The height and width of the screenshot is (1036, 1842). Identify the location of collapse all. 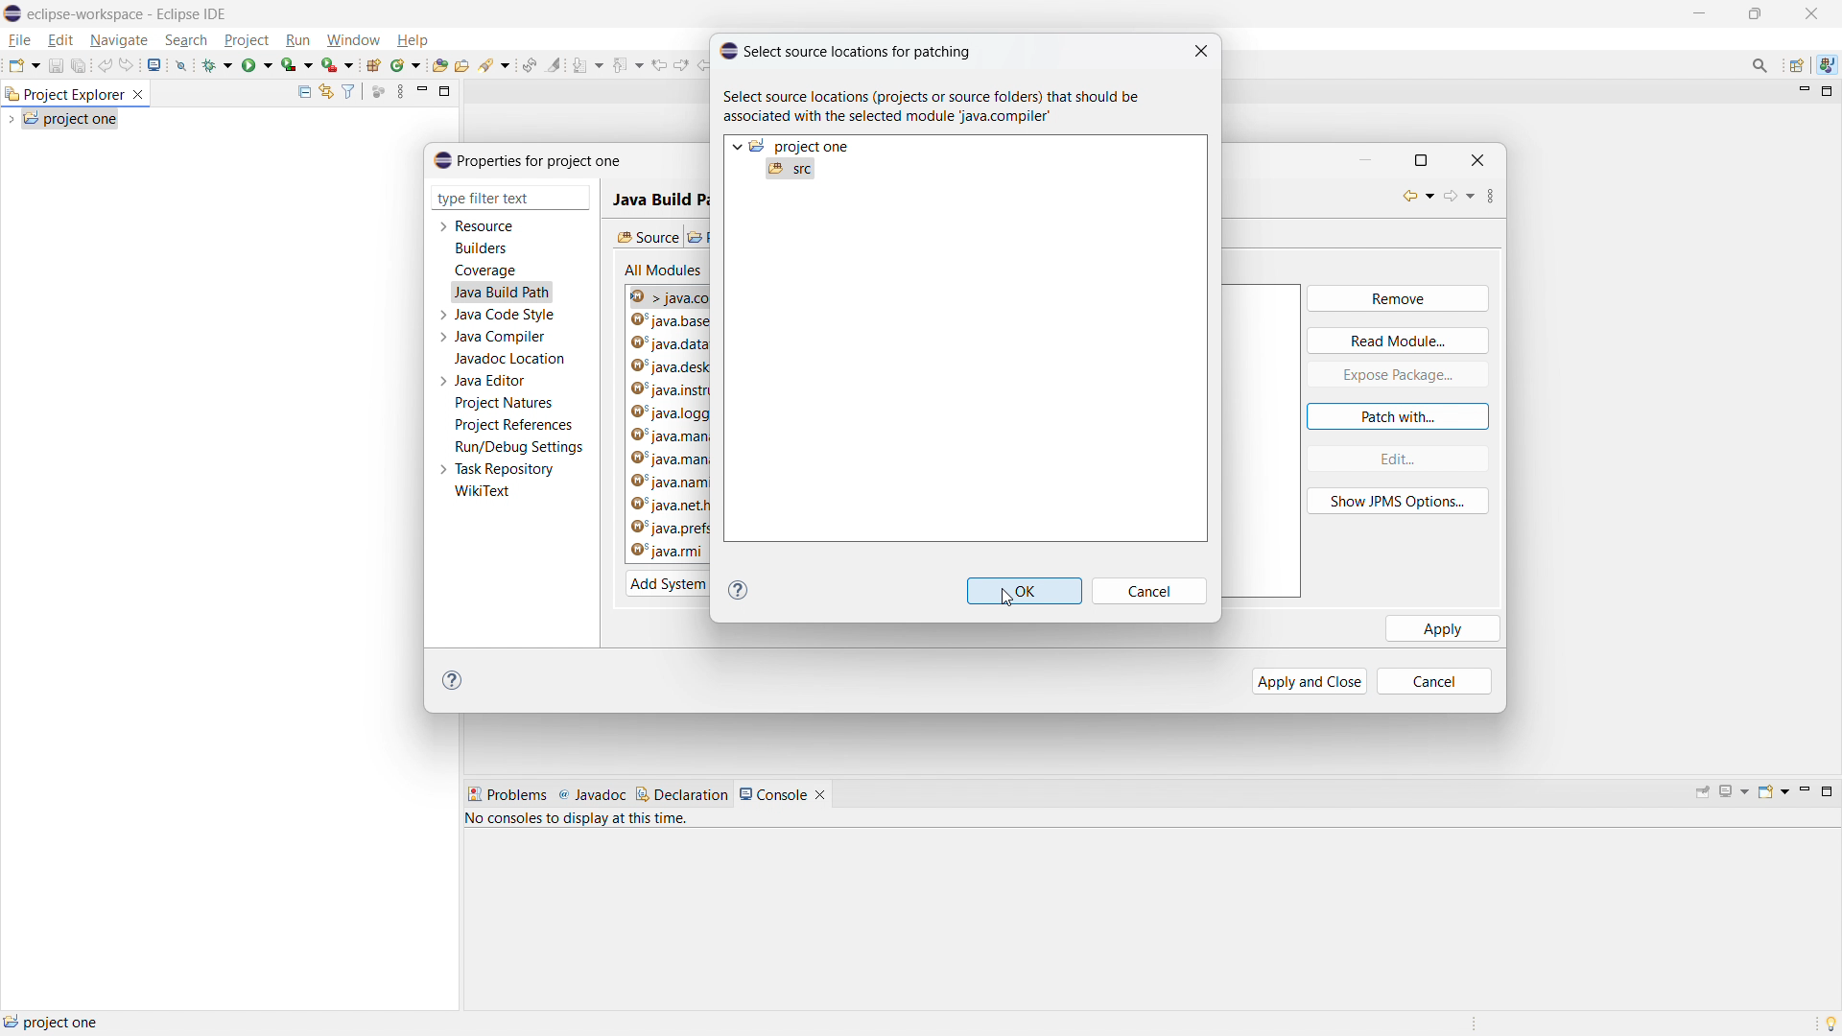
(303, 91).